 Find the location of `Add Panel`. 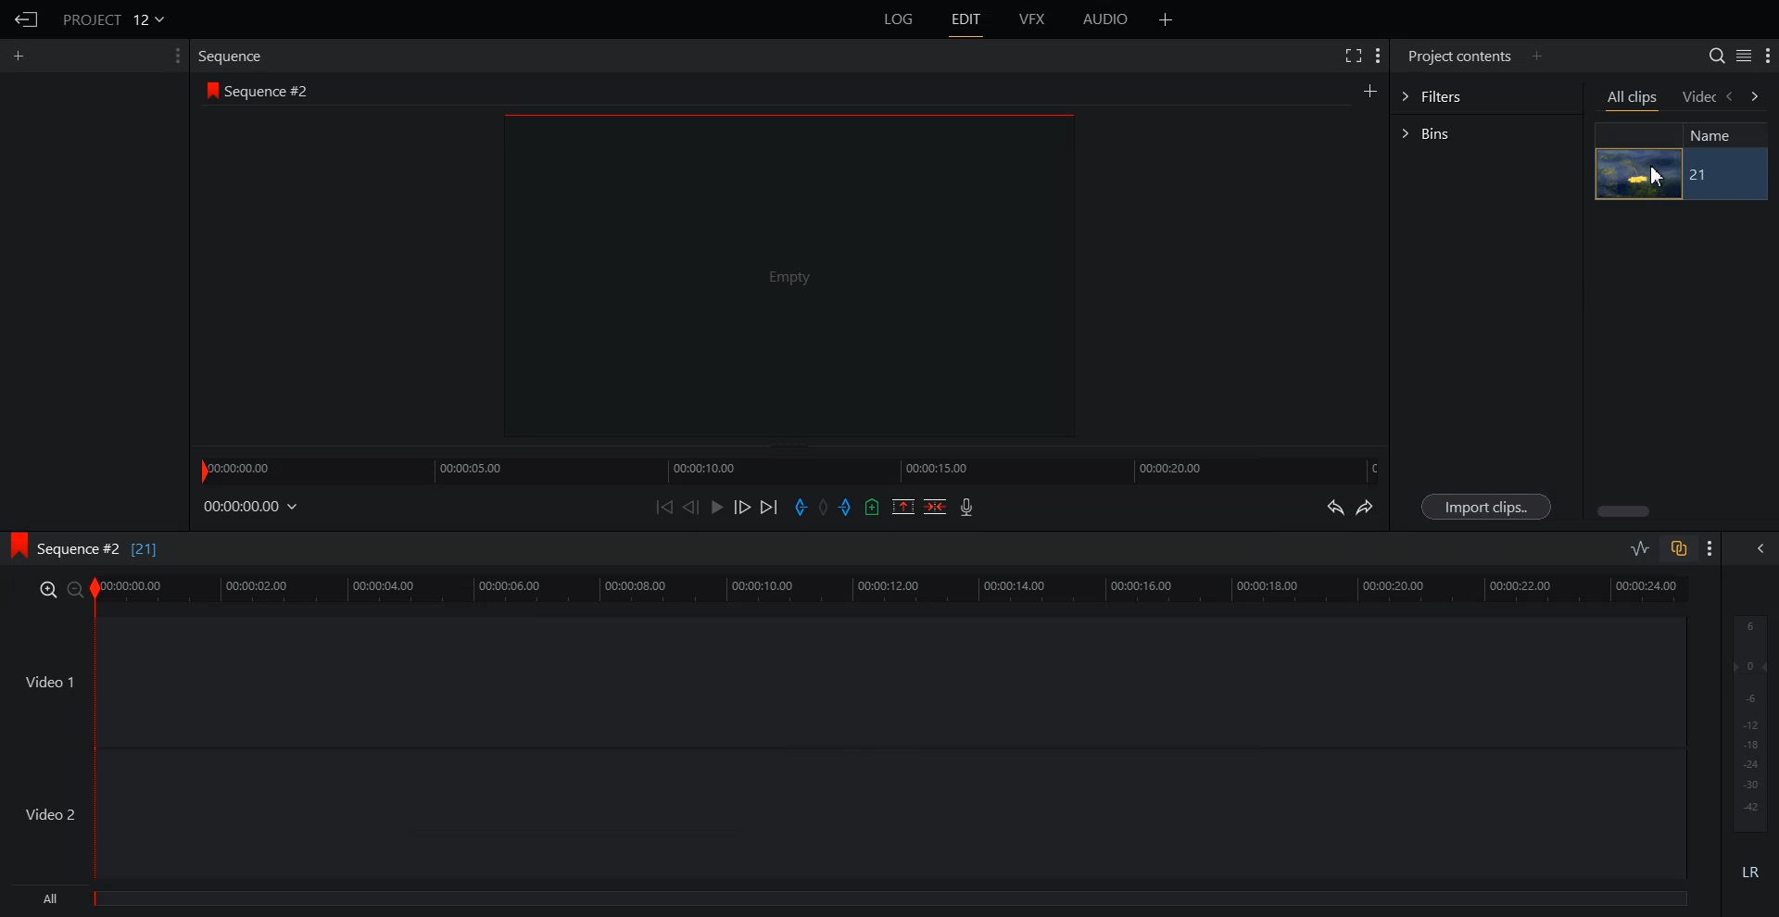

Add Panel is located at coordinates (22, 55).